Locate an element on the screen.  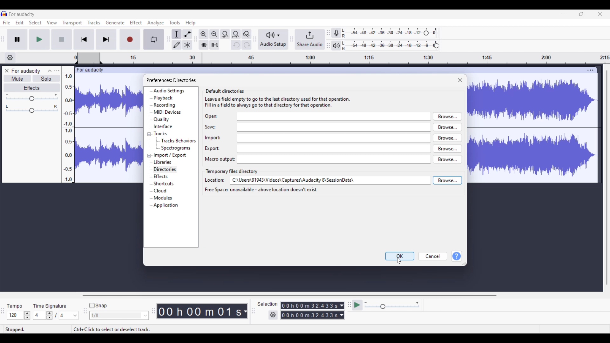
Playback is located at coordinates (164, 98).